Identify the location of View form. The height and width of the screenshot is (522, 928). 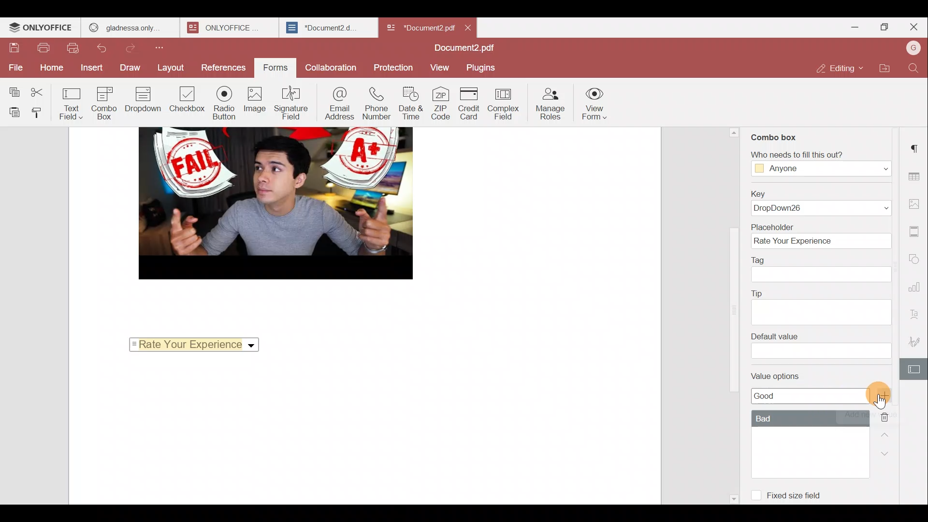
(595, 101).